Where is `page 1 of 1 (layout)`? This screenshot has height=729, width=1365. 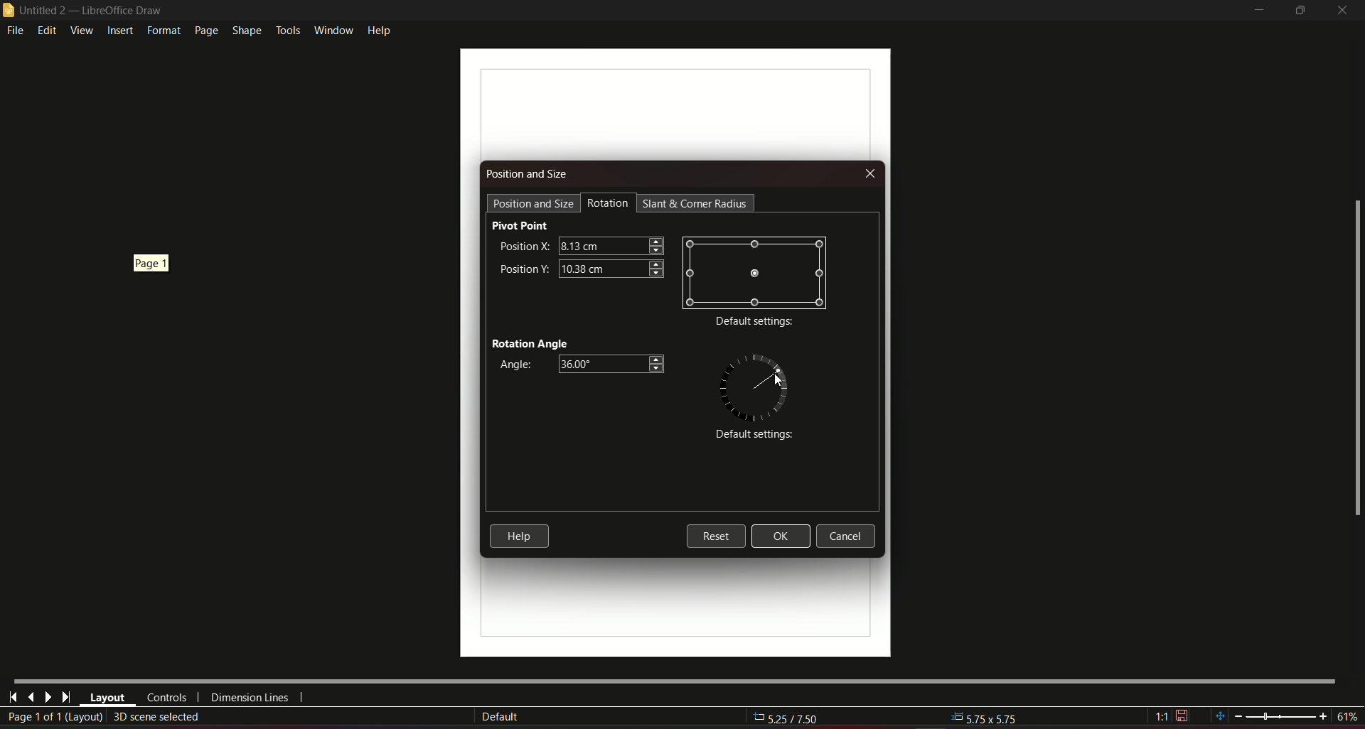 page 1 of 1 (layout) is located at coordinates (54, 718).